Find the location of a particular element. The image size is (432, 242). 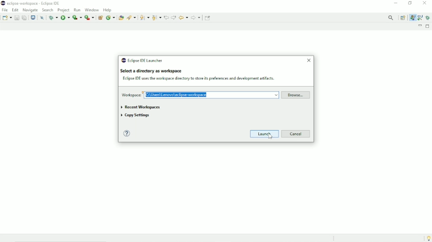

Help is located at coordinates (108, 10).